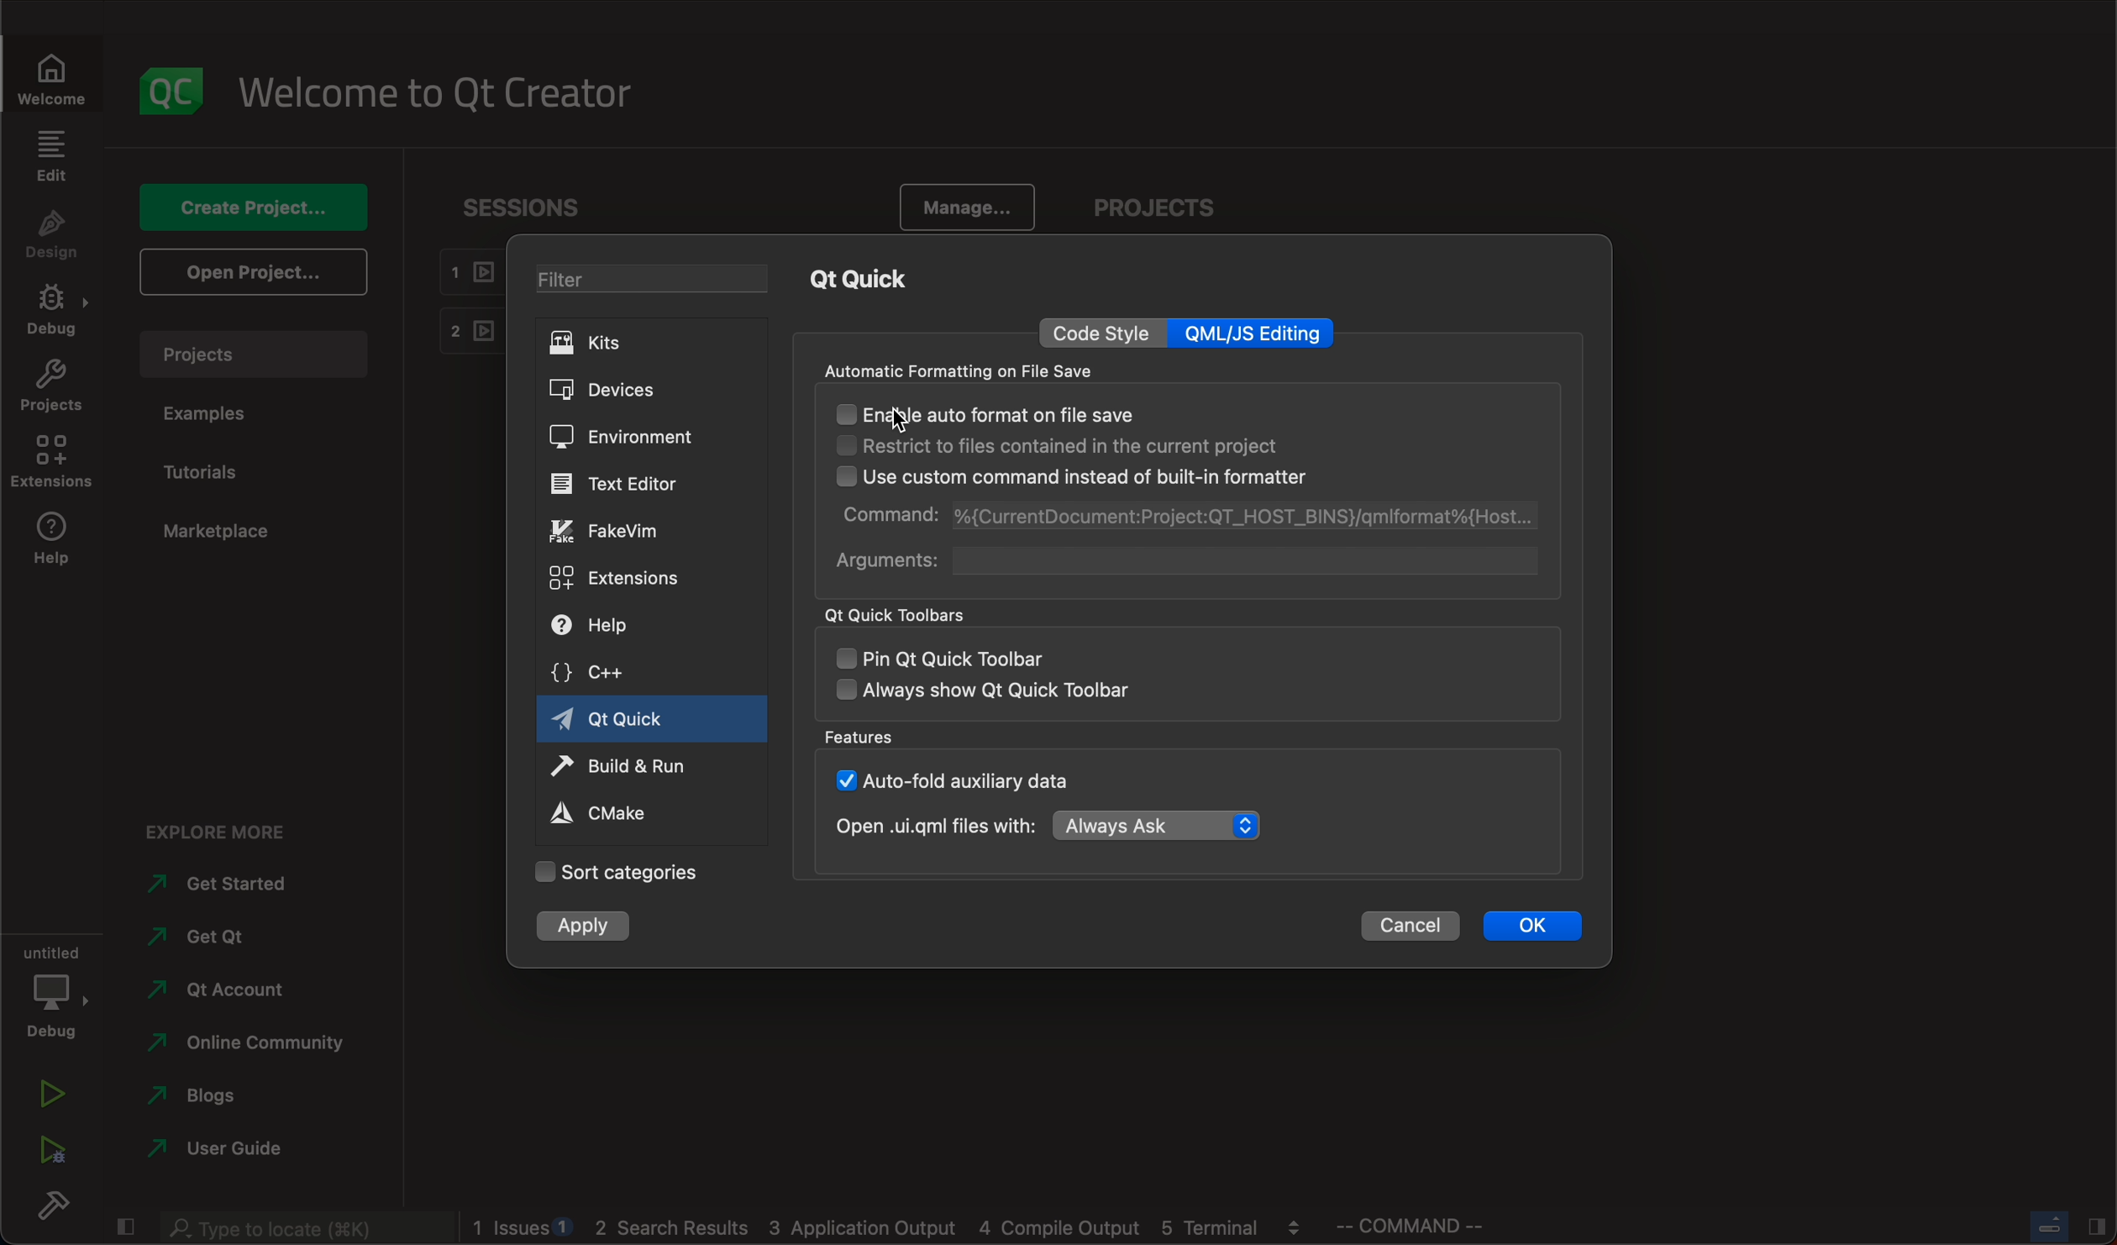 The image size is (2117, 1245). What do you see at coordinates (625, 873) in the screenshot?
I see `categories` at bounding box center [625, 873].